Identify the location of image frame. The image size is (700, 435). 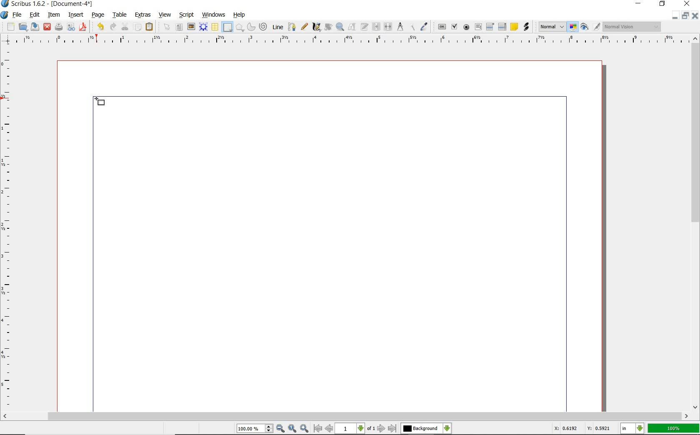
(191, 27).